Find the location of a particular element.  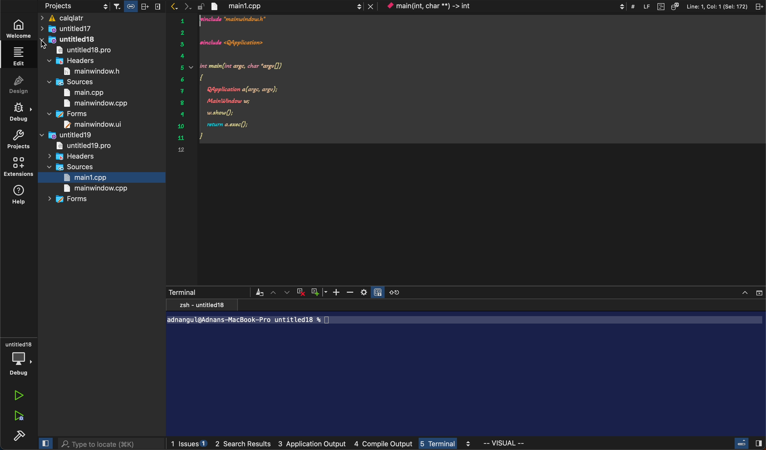

zoom in is located at coordinates (338, 292).